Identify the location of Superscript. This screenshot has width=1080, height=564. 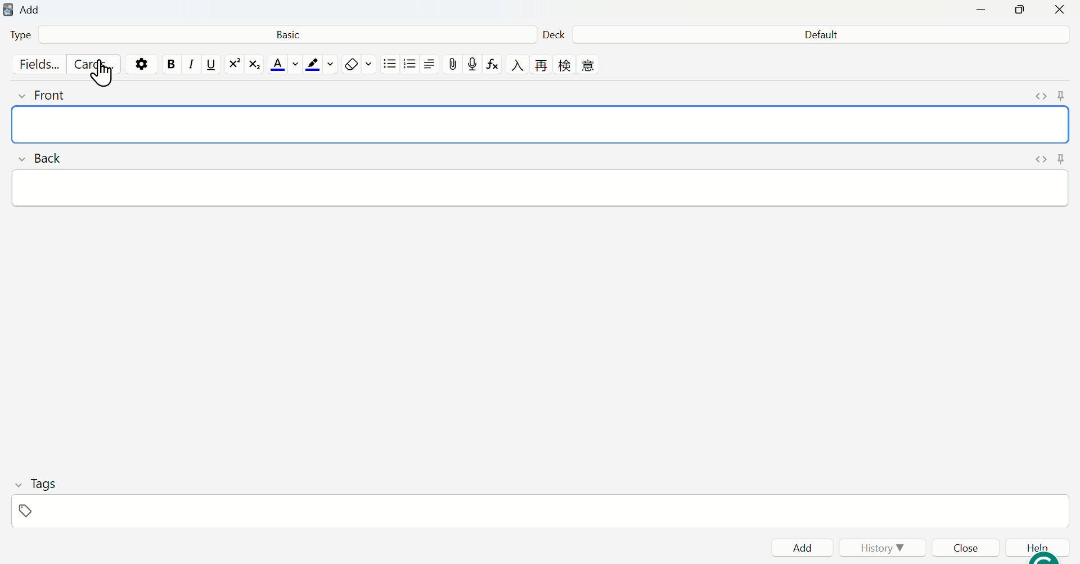
(235, 64).